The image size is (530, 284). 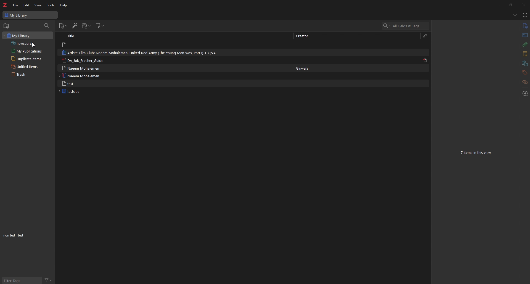 I want to click on mouse cursor, so click(x=34, y=45).